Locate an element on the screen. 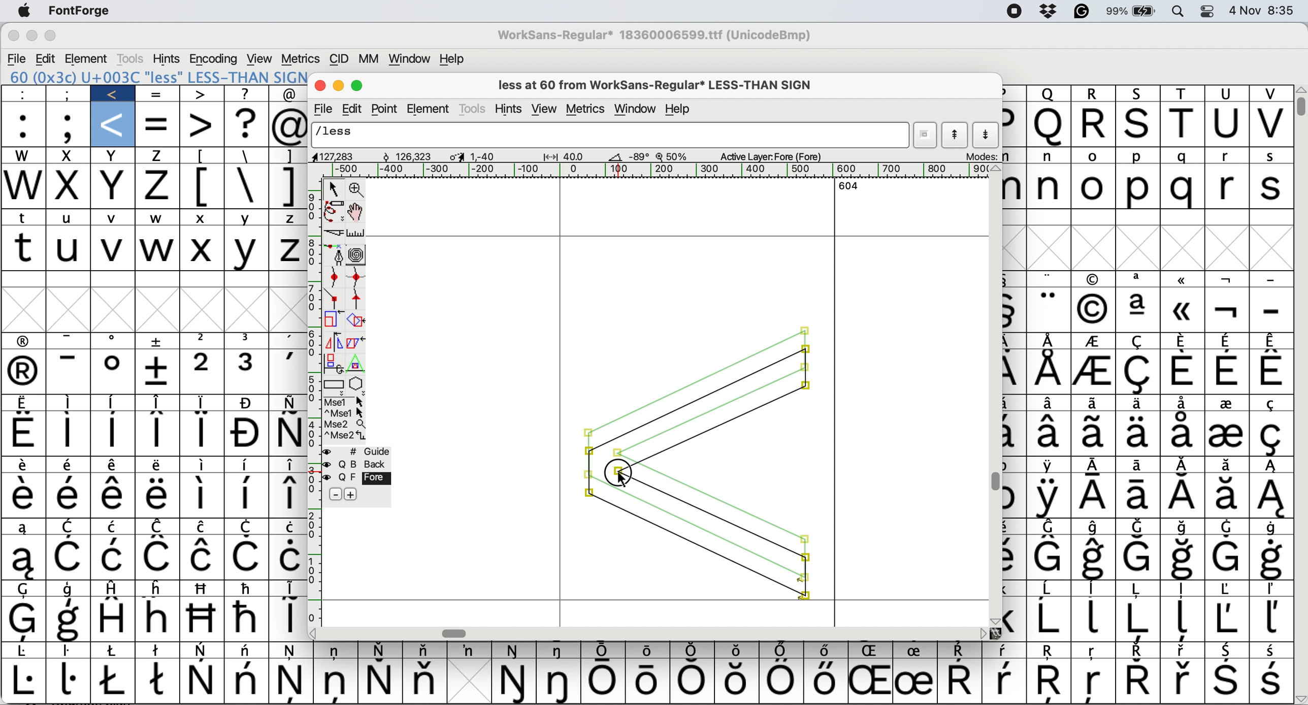 Image resolution: width=1308 pixels, height=705 pixels. Symbol is located at coordinates (202, 651).